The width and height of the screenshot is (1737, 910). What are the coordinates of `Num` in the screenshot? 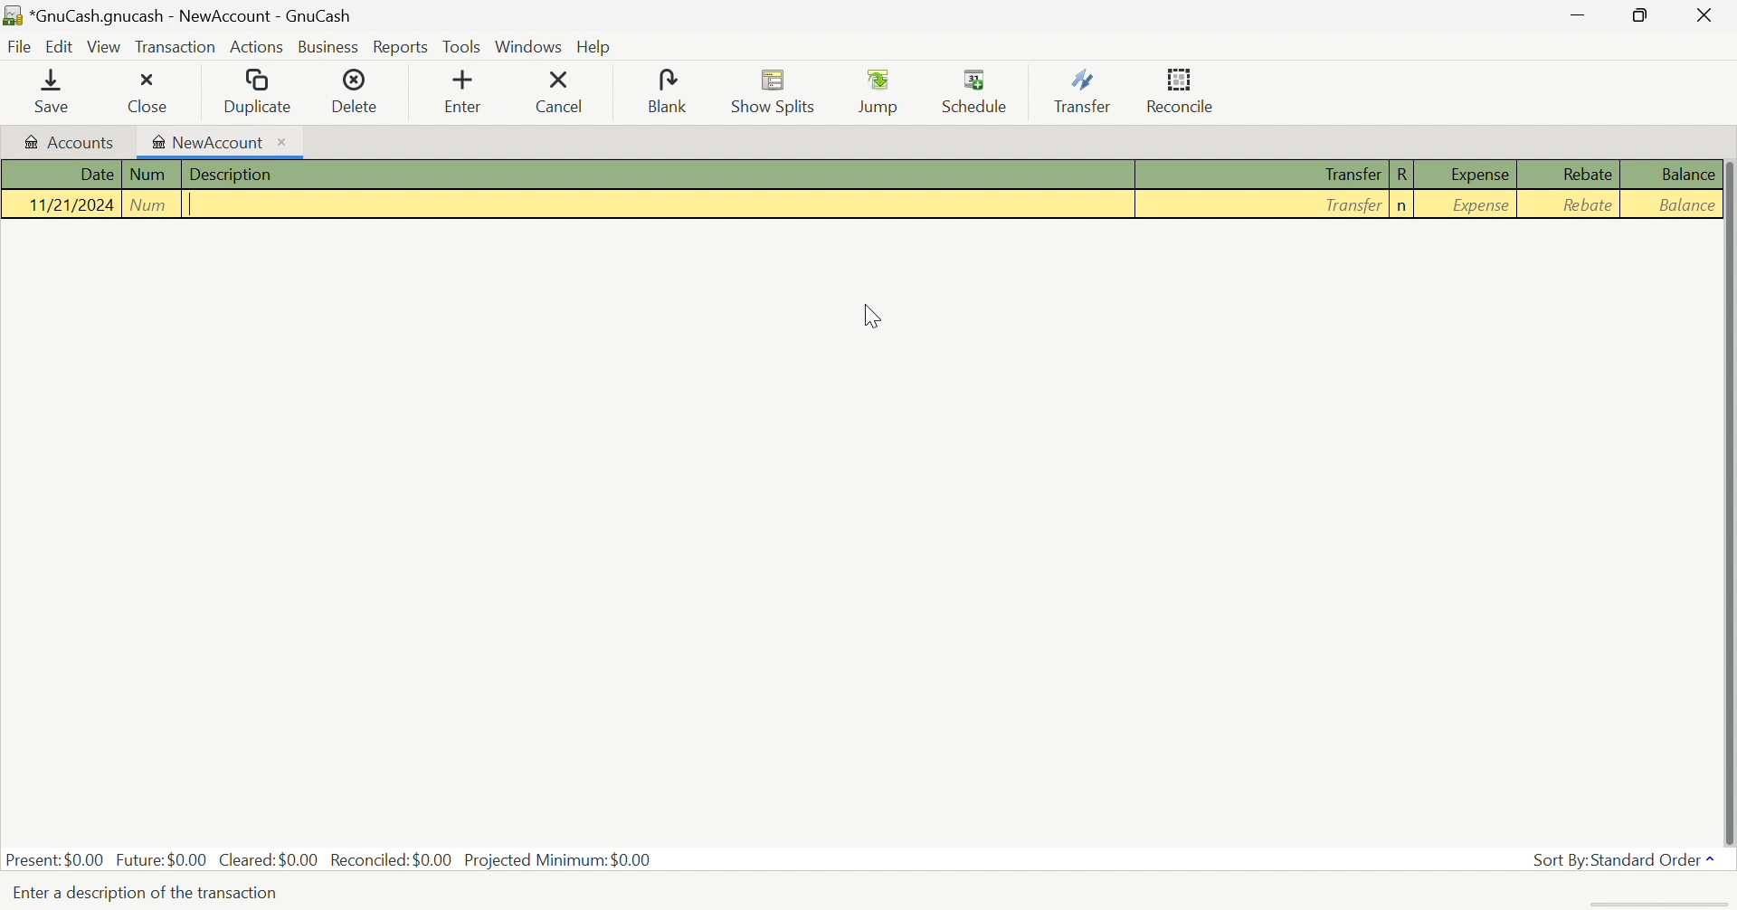 It's located at (147, 174).